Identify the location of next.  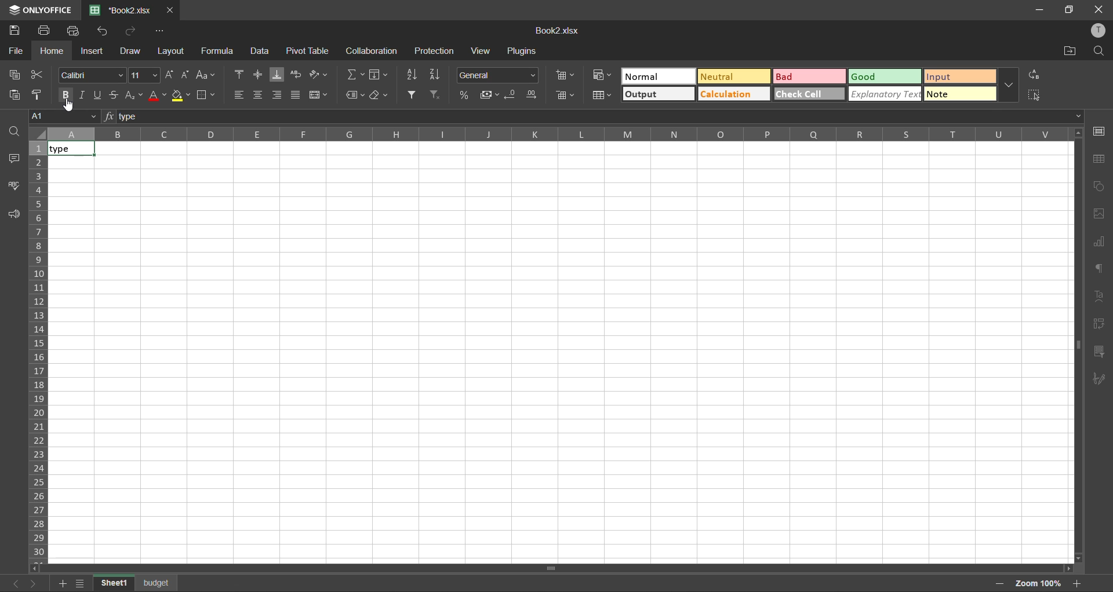
(31, 582).